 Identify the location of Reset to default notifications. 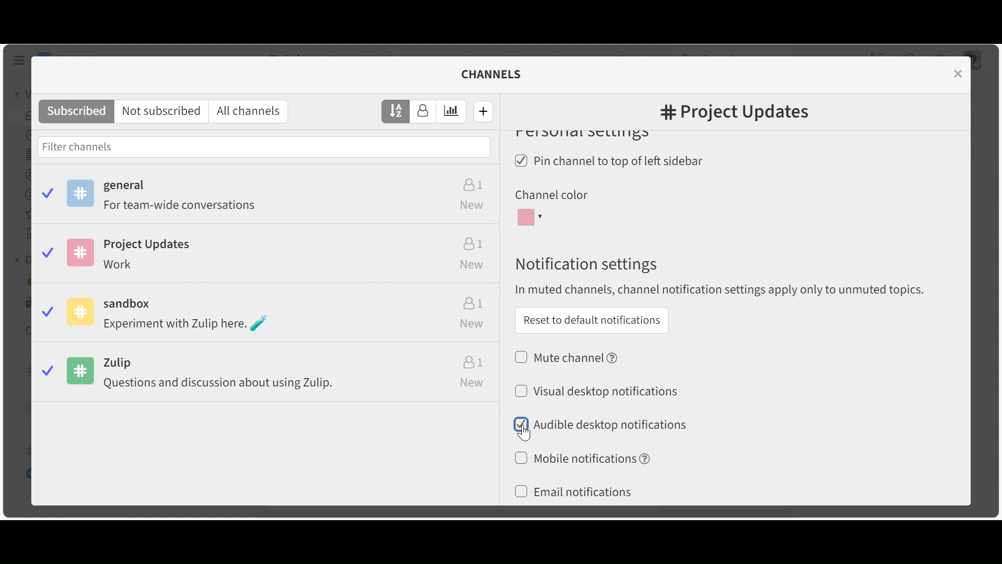
(591, 320).